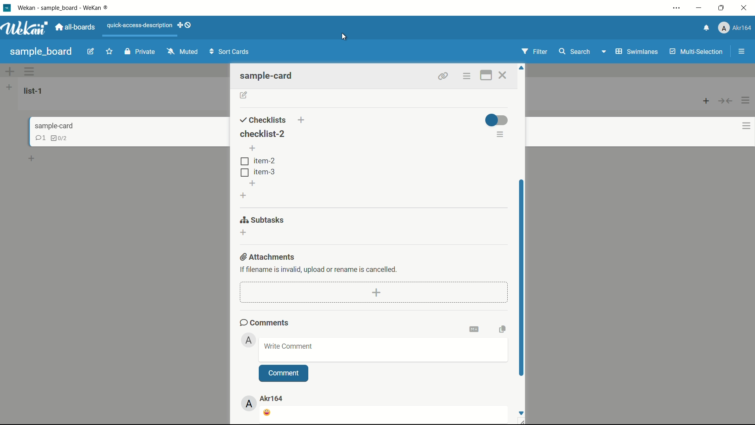  I want to click on item-2, so click(258, 161).